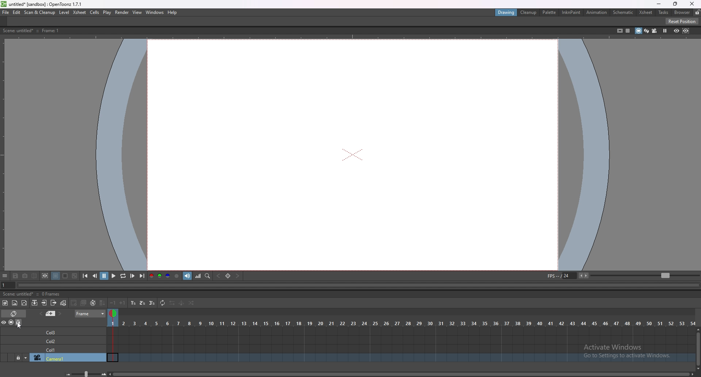 The height and width of the screenshot is (377, 701). What do you see at coordinates (597, 13) in the screenshot?
I see `animation` at bounding box center [597, 13].